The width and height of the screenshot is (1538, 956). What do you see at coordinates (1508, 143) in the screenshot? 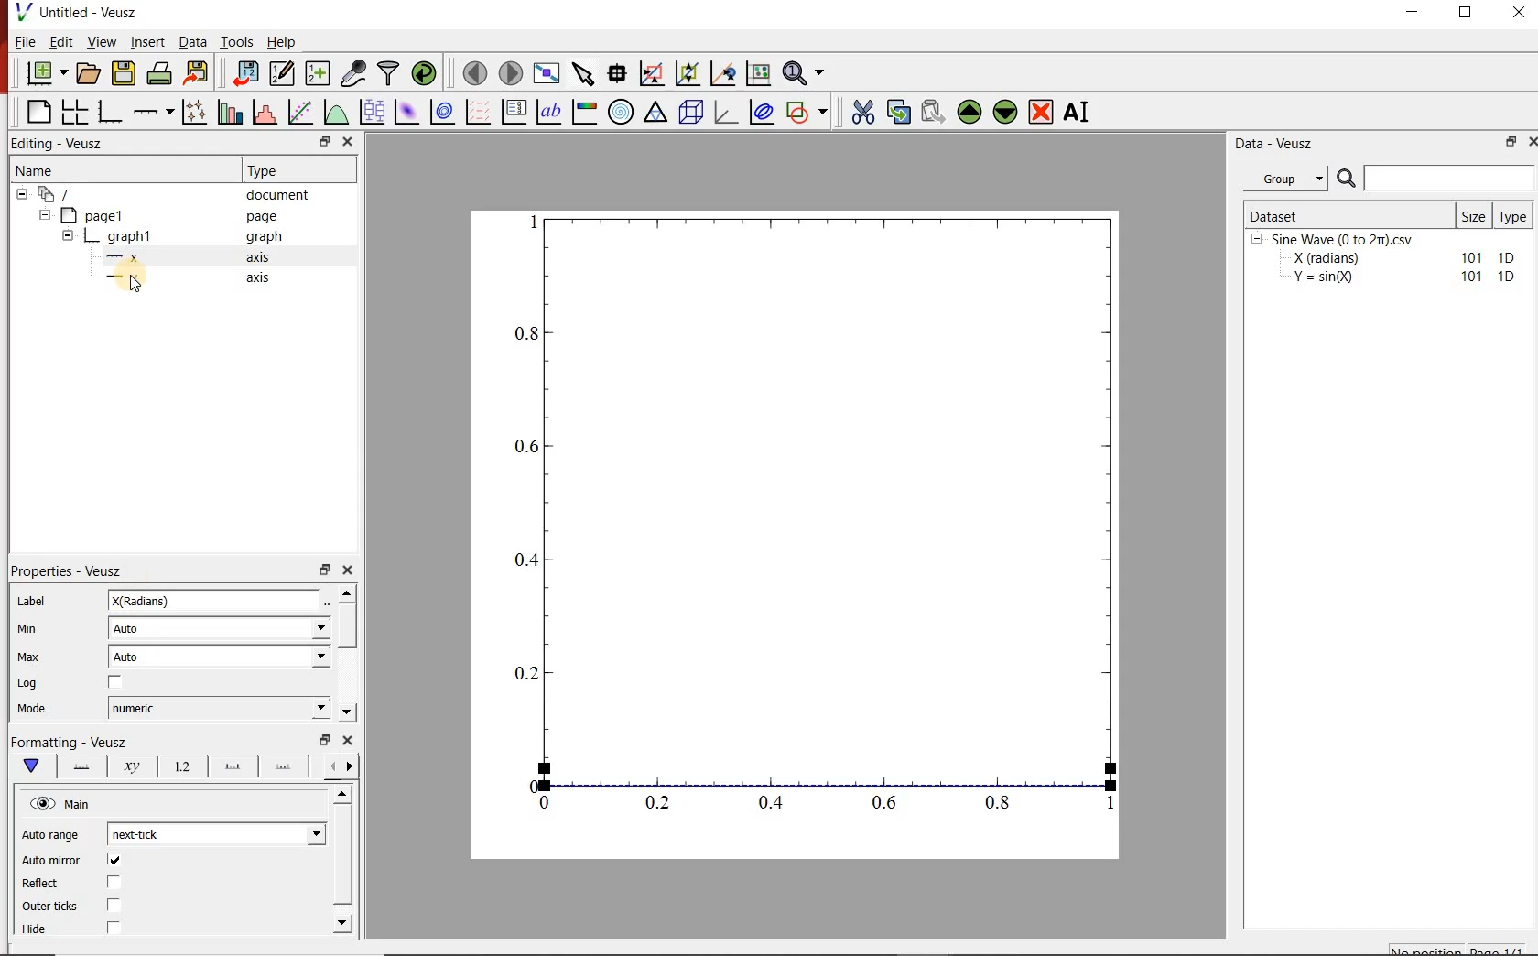
I see `Min/Max` at bounding box center [1508, 143].